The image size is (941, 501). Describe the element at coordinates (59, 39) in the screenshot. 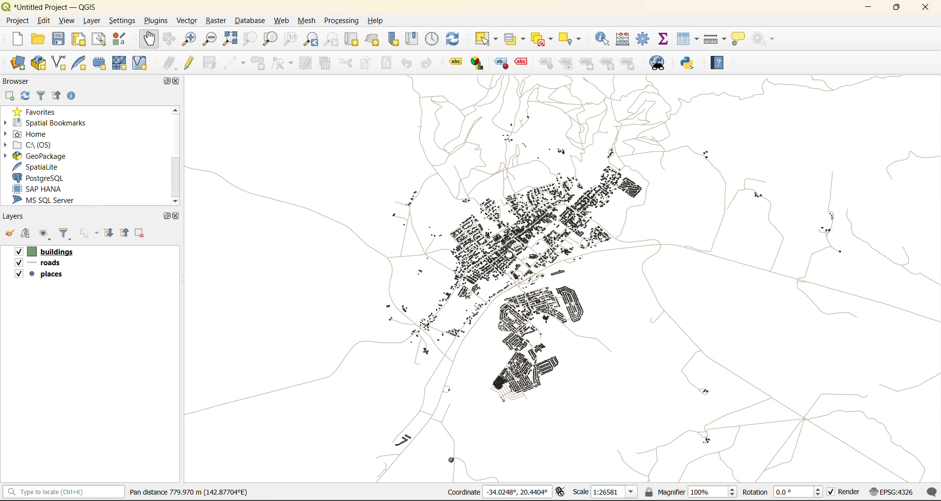

I see `save` at that location.